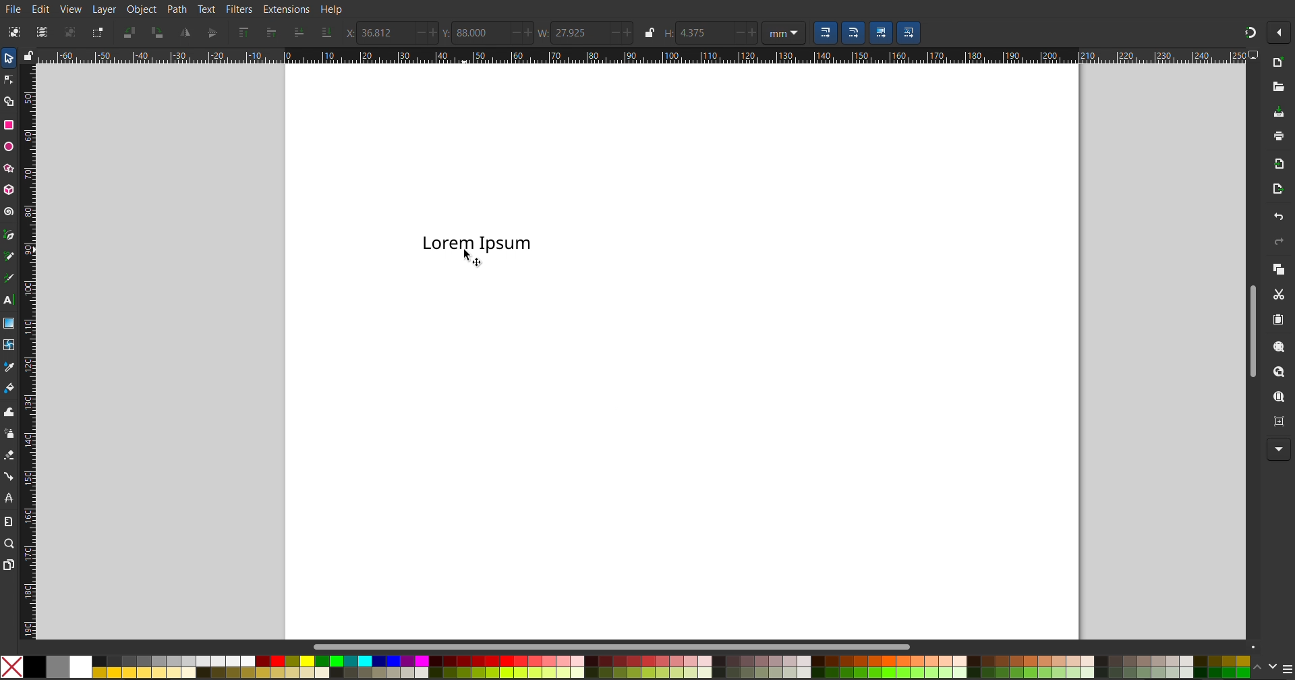  What do you see at coordinates (9, 125) in the screenshot?
I see `Rectangle Tool` at bounding box center [9, 125].